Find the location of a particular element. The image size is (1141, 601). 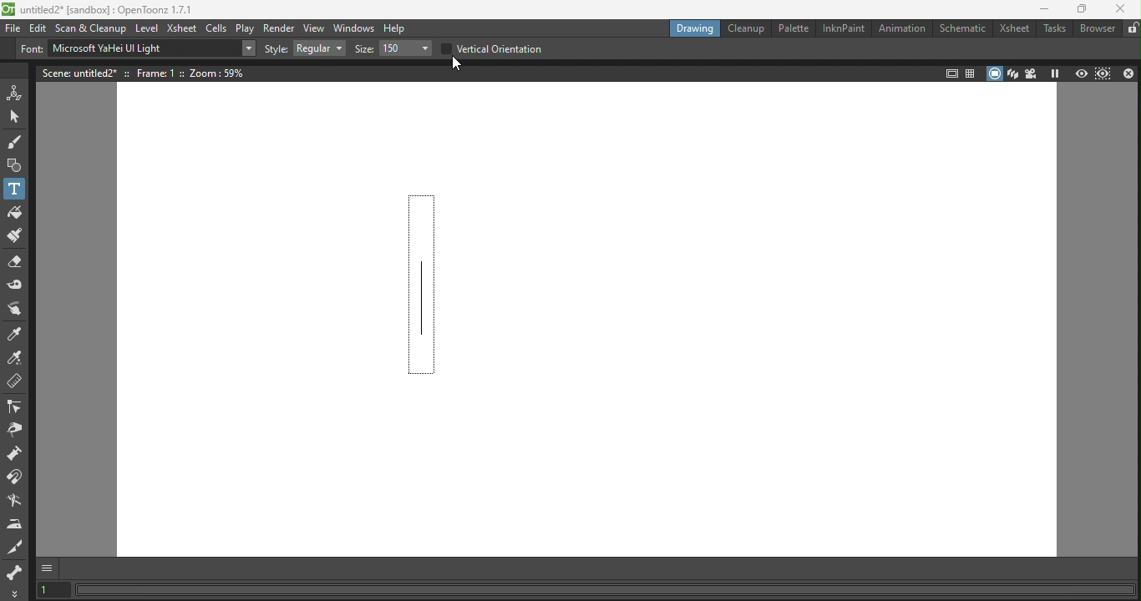

Close is located at coordinates (1128, 73).